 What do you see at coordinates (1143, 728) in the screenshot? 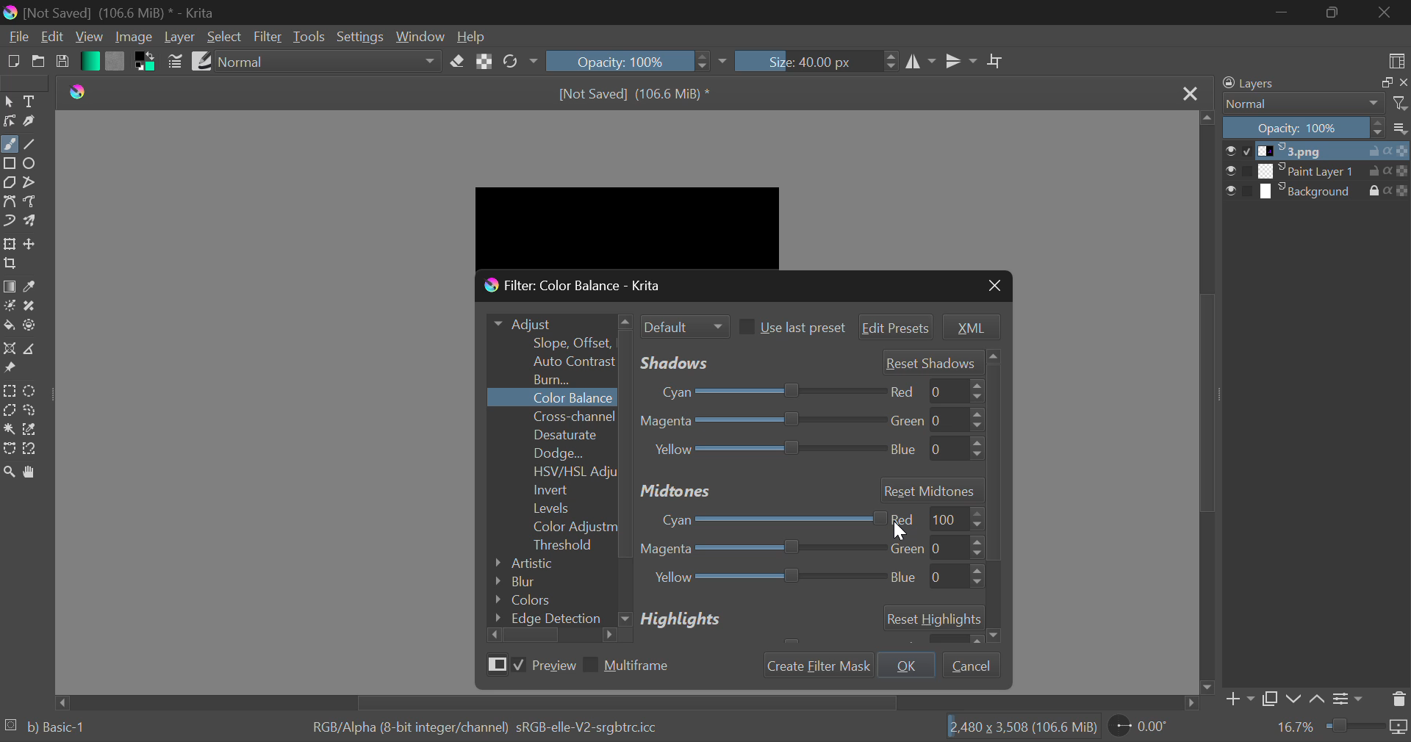
I see `0.00` at bounding box center [1143, 728].